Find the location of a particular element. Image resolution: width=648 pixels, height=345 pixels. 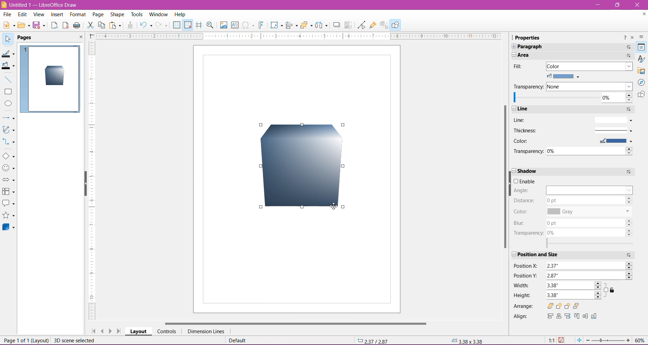

Send to Back is located at coordinates (579, 306).